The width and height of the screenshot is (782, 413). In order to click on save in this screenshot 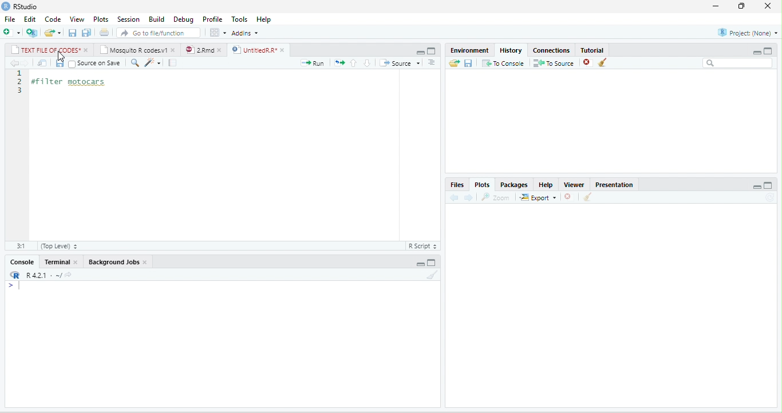, I will do `click(468, 63)`.